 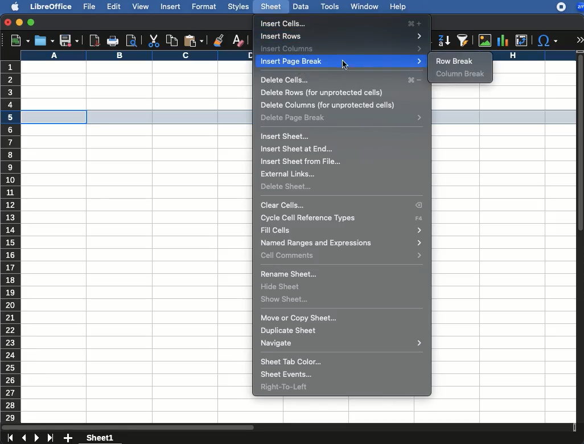 I want to click on cut, so click(x=154, y=40).